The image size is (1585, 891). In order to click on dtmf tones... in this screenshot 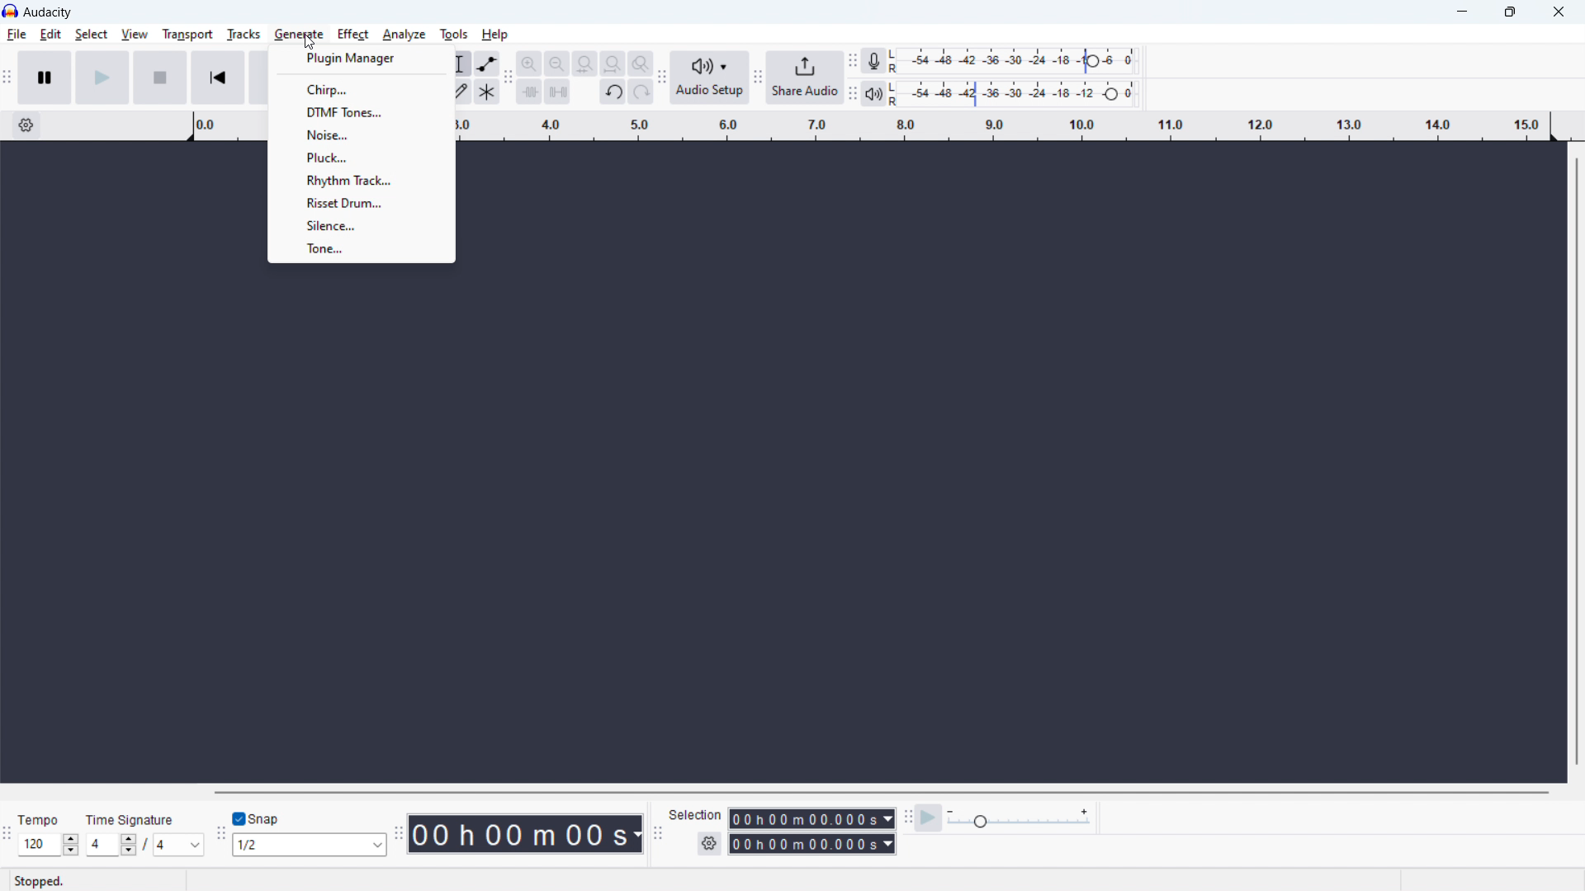, I will do `click(362, 111)`.